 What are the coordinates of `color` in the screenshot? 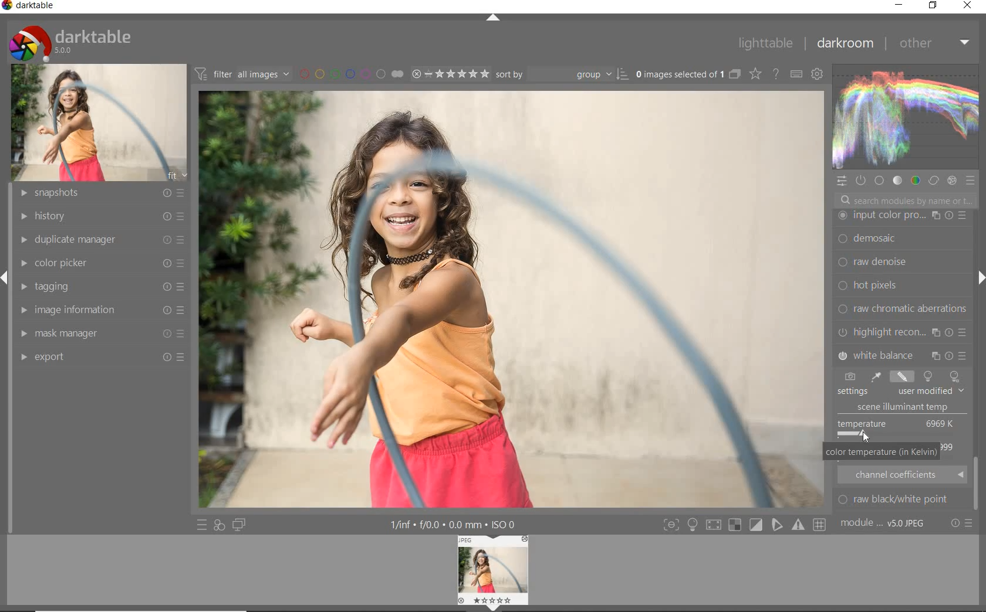 It's located at (914, 180).